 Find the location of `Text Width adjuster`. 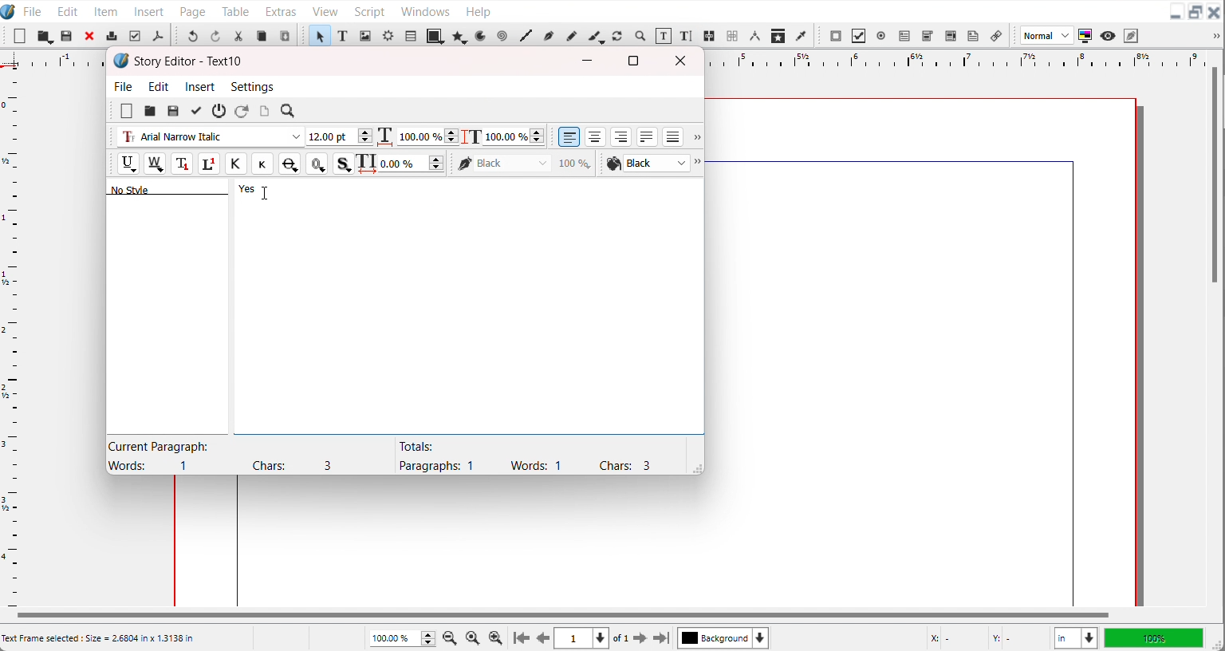

Text Width adjuster is located at coordinates (412, 164).